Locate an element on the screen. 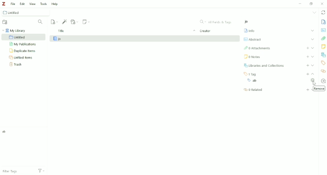 Image resolution: width=327 pixels, height=175 pixels. Info is located at coordinates (323, 22).